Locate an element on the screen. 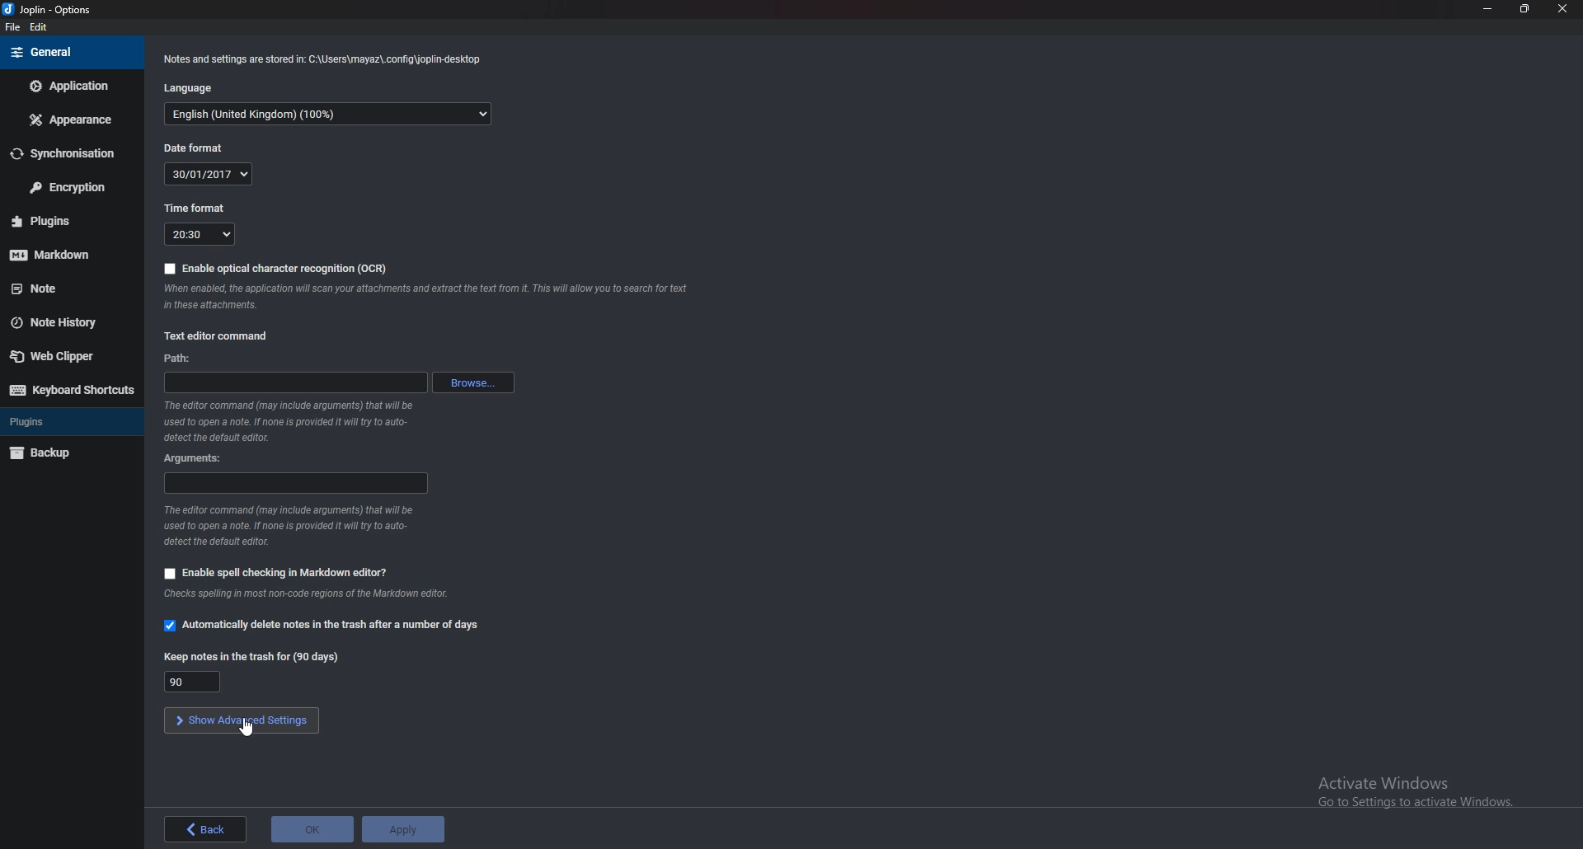 This screenshot has width=1583, height=849. Application is located at coordinates (68, 87).